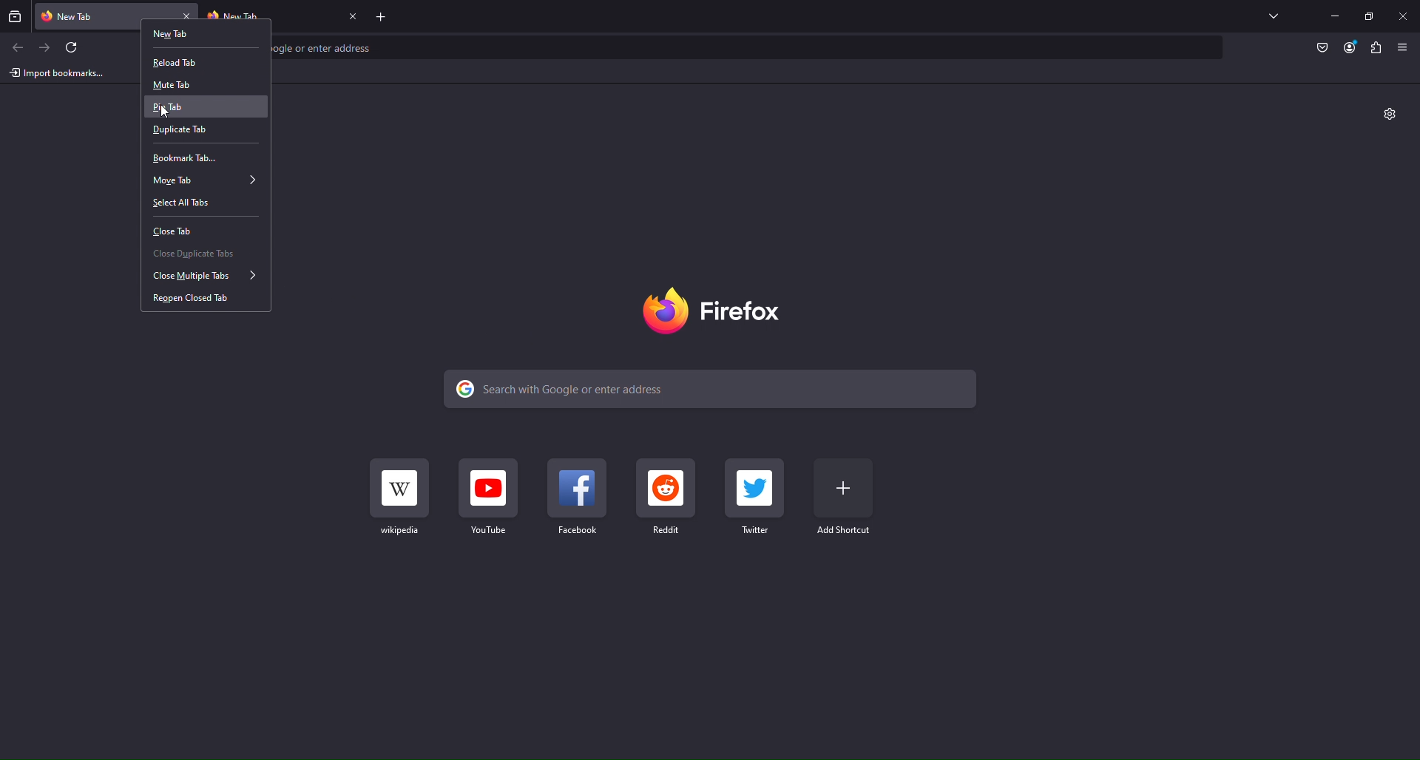 Image resolution: width=1420 pixels, height=760 pixels. What do you see at coordinates (198, 60) in the screenshot?
I see `Reload Tab` at bounding box center [198, 60].